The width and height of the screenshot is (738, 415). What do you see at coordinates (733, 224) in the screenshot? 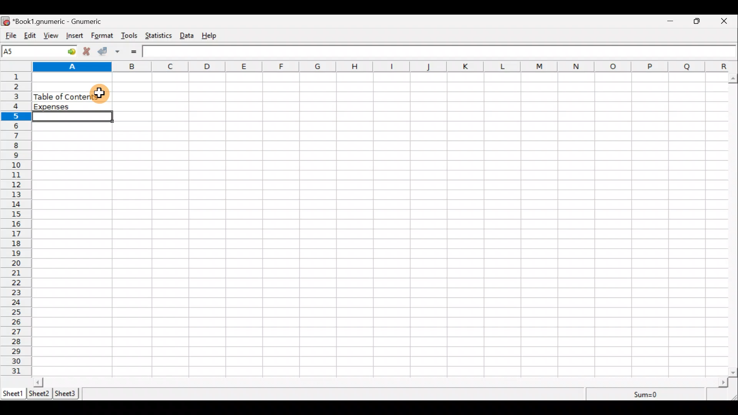
I see `Scroll bar` at bounding box center [733, 224].